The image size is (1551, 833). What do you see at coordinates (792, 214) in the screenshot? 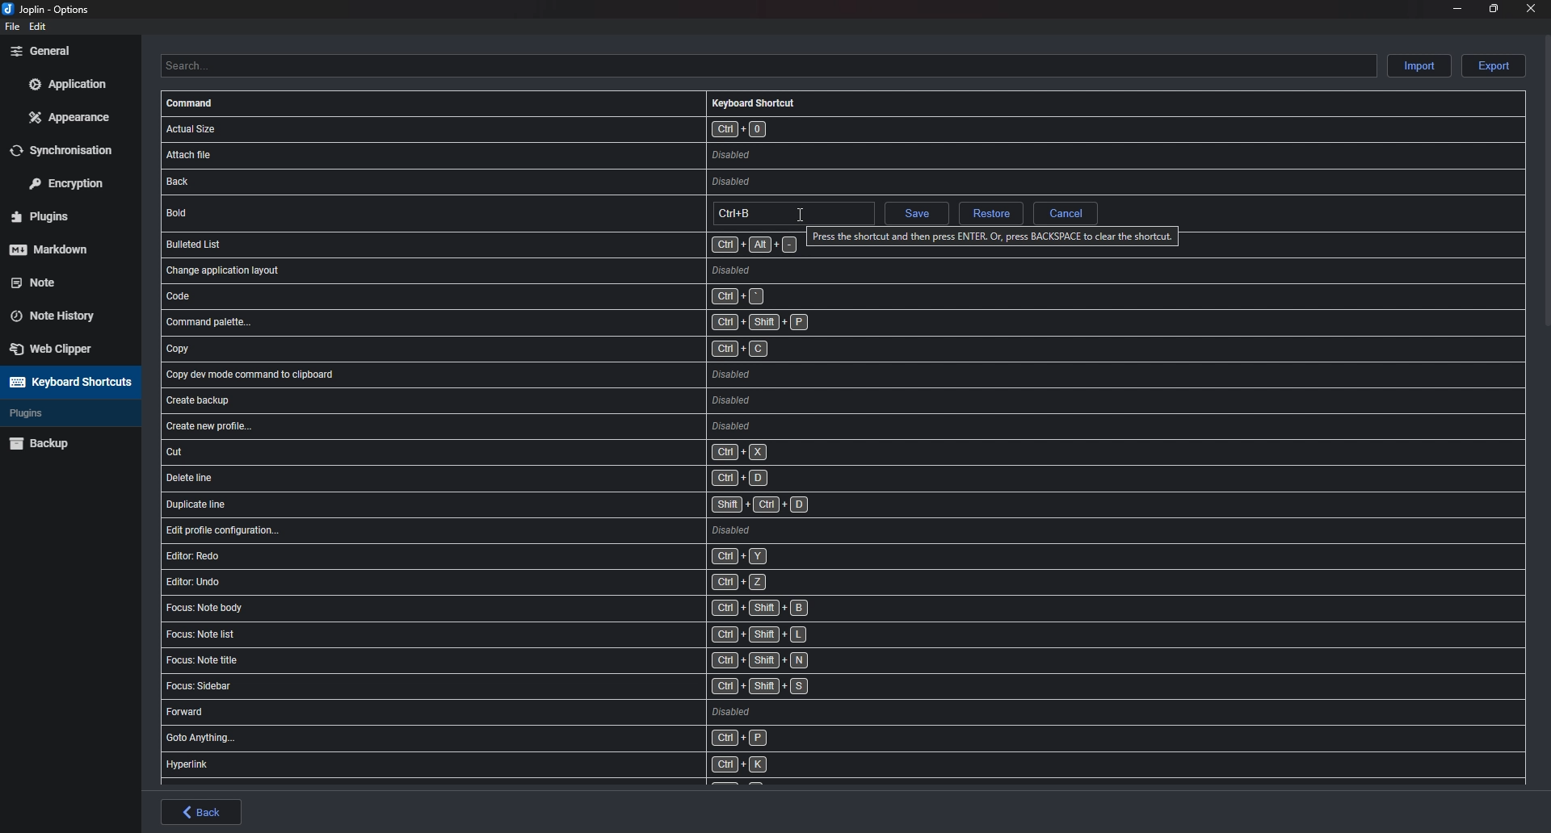
I see `hotkey` at bounding box center [792, 214].